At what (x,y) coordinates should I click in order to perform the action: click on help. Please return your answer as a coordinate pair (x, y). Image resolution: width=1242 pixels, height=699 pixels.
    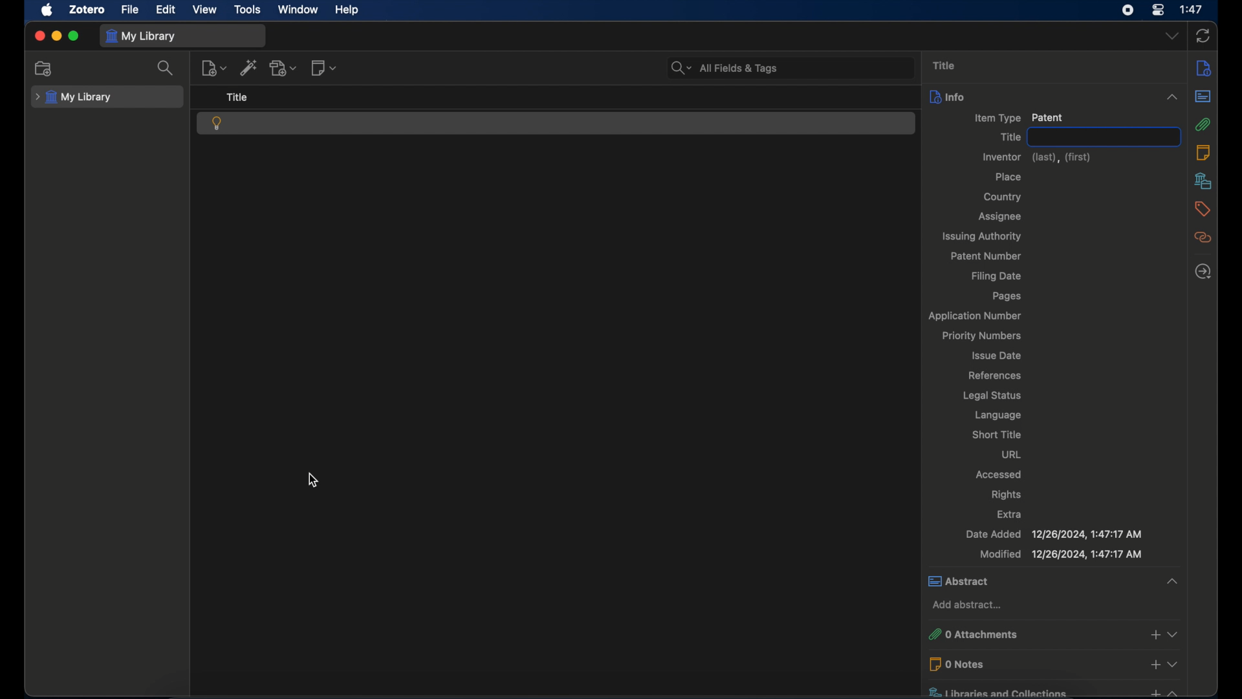
    Looking at the image, I should click on (347, 10).